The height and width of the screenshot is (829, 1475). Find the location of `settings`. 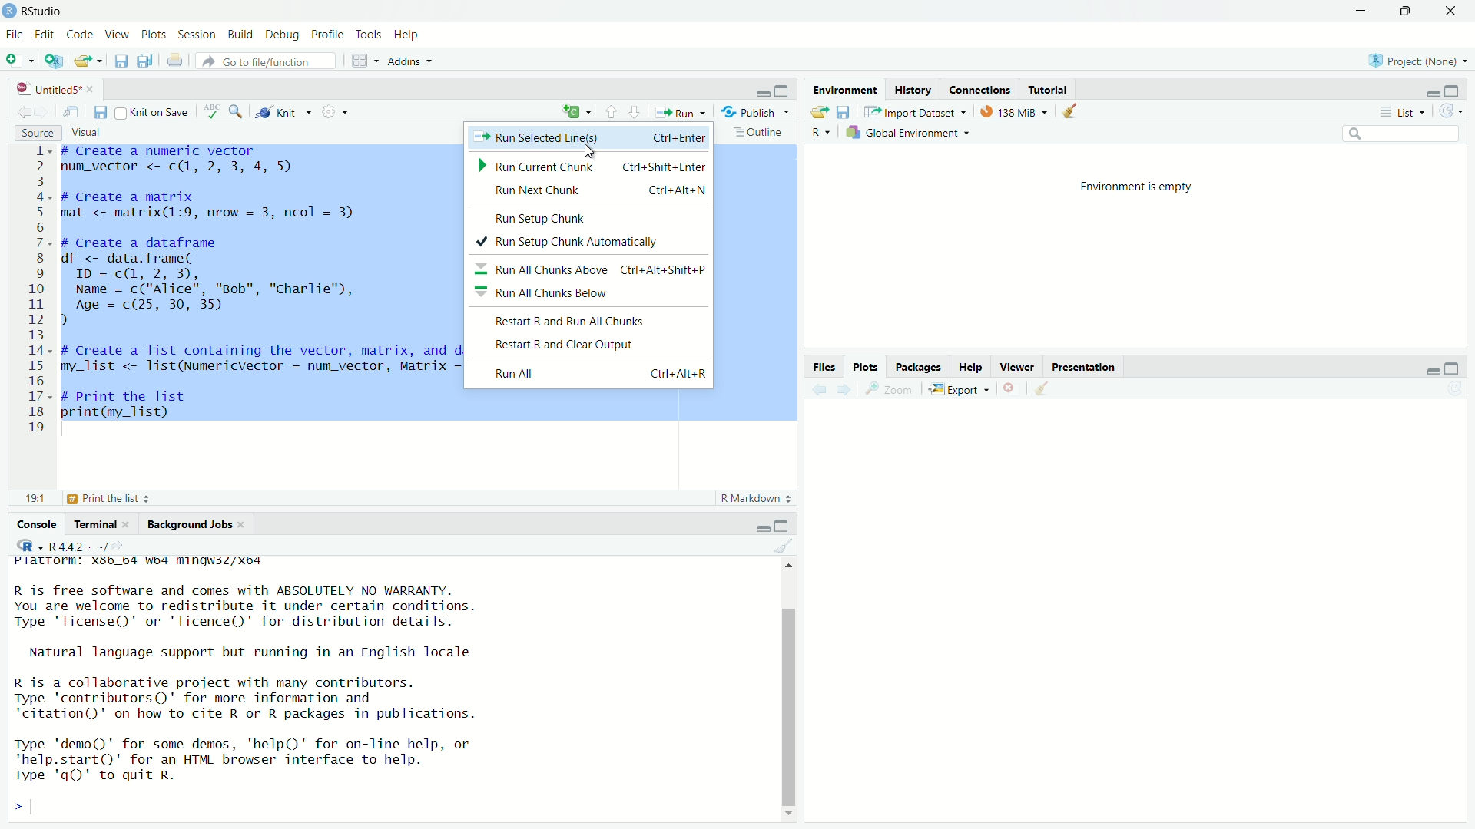

settings is located at coordinates (337, 114).